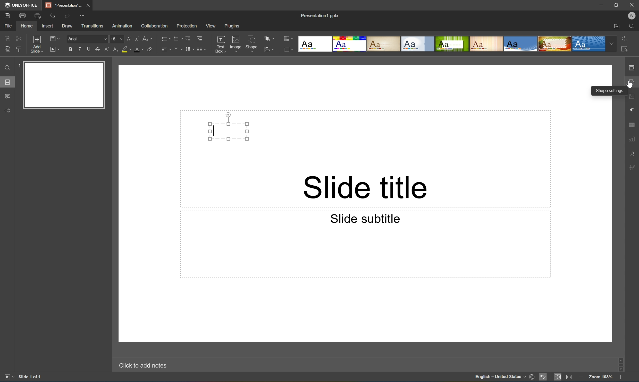  Describe the element at coordinates (559, 377) in the screenshot. I see `Fit to Slide` at that location.